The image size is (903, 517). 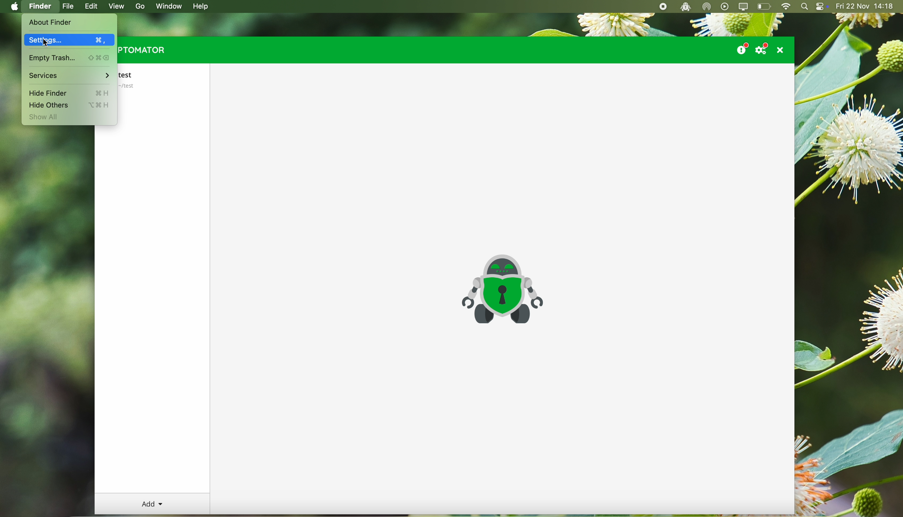 I want to click on show all, so click(x=45, y=118).